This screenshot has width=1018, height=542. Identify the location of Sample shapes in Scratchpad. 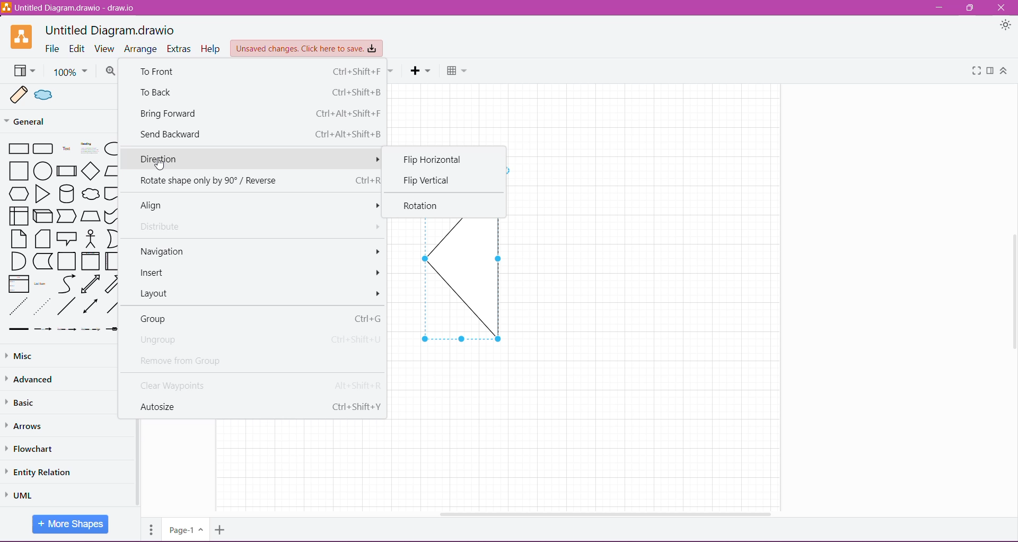
(36, 95).